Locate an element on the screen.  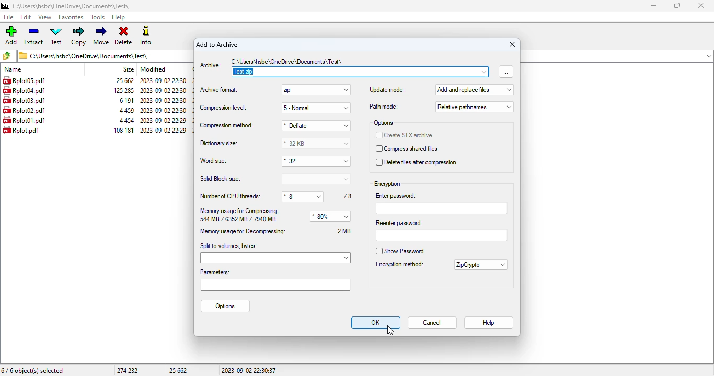
544 MB / 6352 MB/ 7940 MB is located at coordinates (238, 219).